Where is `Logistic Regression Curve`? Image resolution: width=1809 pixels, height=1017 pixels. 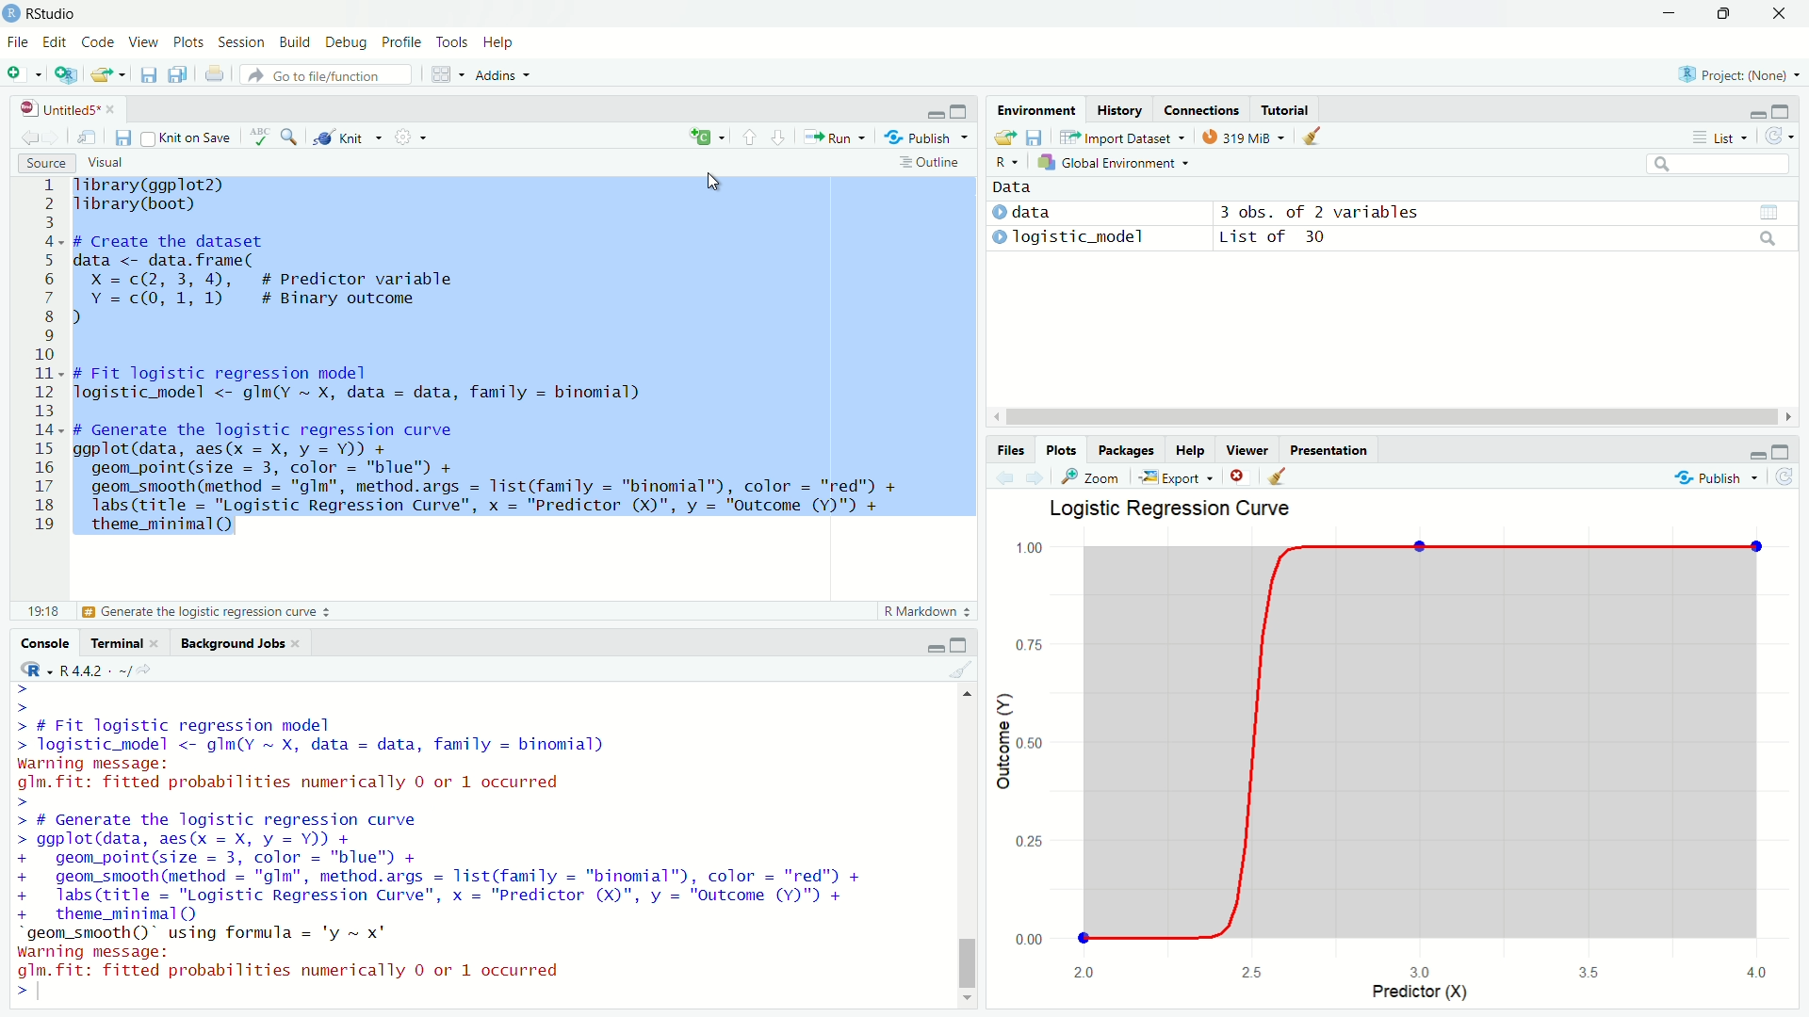
Logistic Regression Curve is located at coordinates (1170, 508).